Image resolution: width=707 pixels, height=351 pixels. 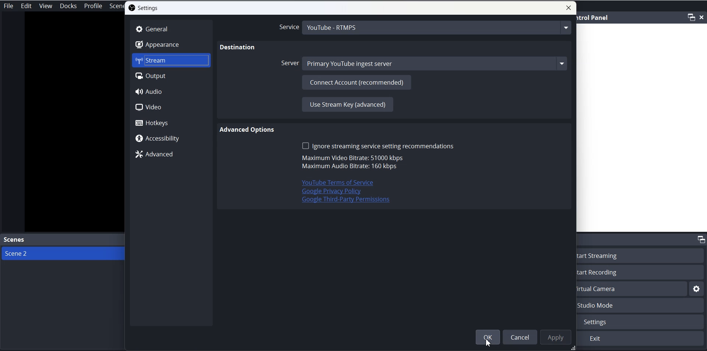 What do you see at coordinates (632, 289) in the screenshot?
I see `Start Virtual Camera` at bounding box center [632, 289].